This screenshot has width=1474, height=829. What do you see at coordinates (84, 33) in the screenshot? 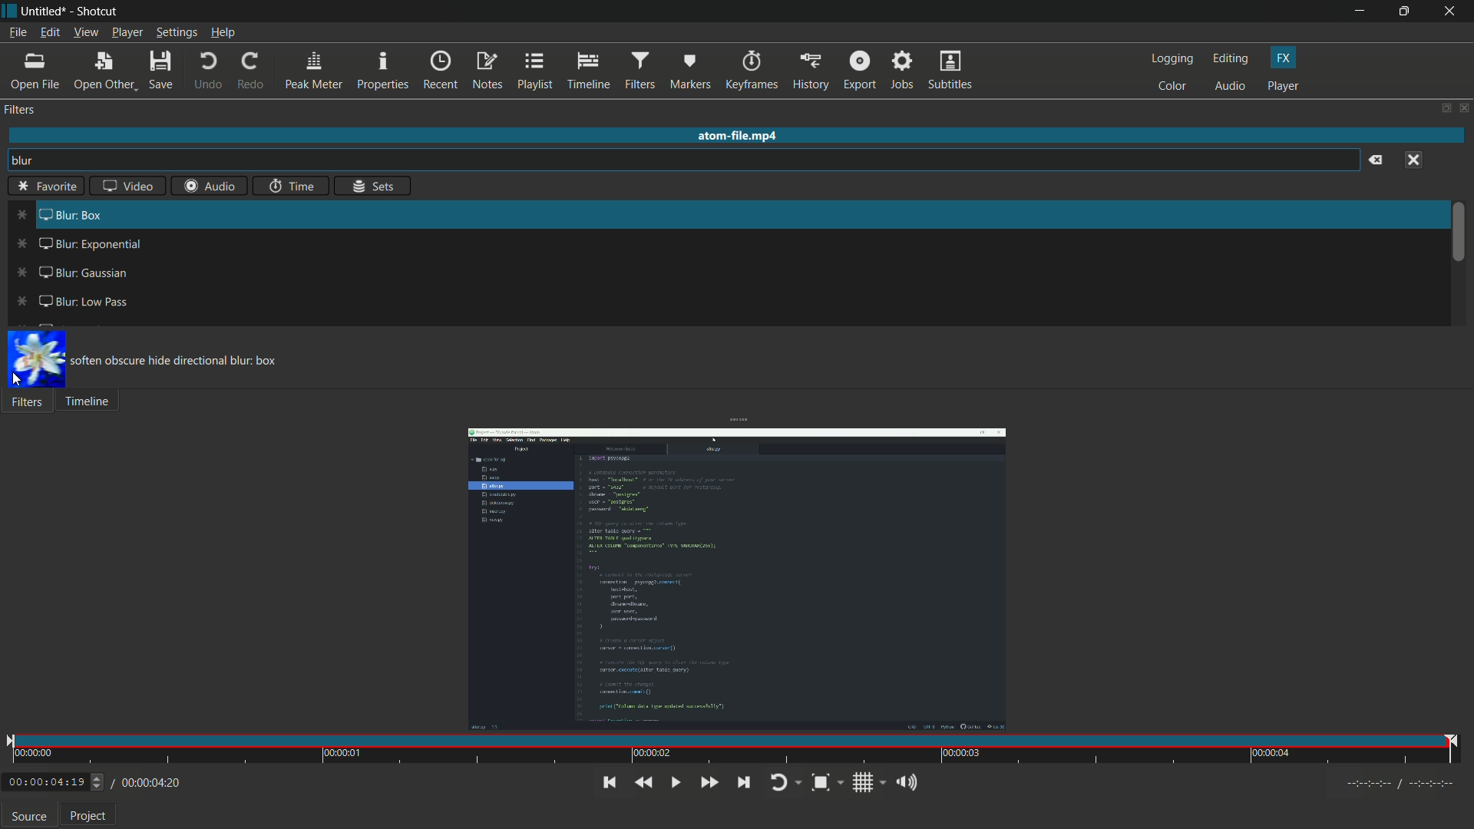
I see `view menu` at bounding box center [84, 33].